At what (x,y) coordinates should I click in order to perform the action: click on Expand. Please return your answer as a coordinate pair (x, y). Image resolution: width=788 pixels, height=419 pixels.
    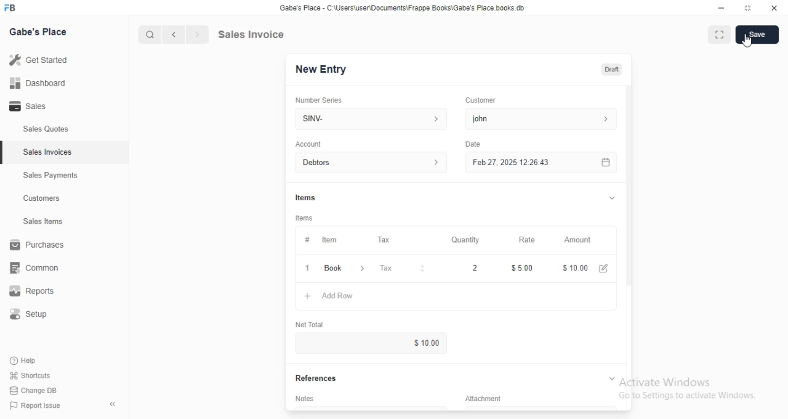
    Looking at the image, I should click on (719, 35).